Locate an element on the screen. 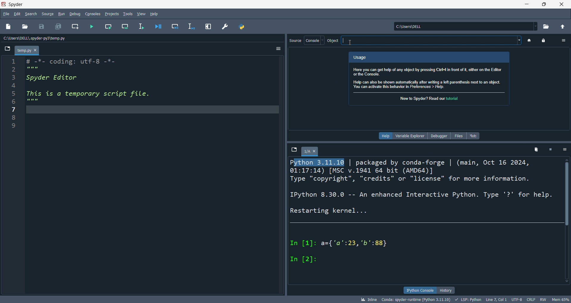 This screenshot has height=303, width=571. preferences is located at coordinates (224, 27).